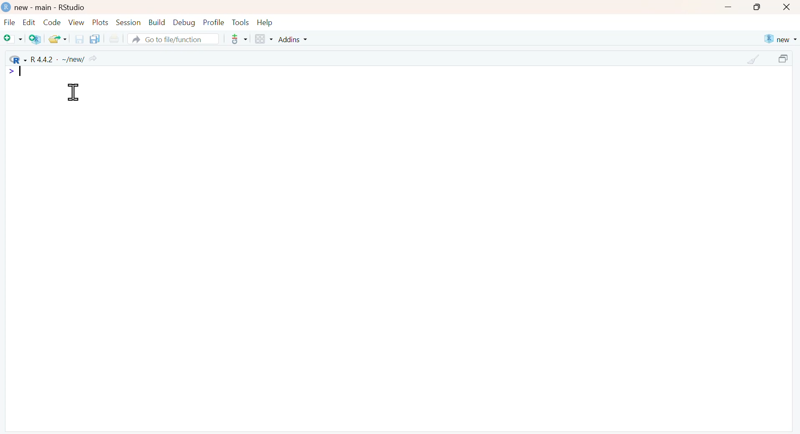  Describe the element at coordinates (57, 38) in the screenshot. I see `open an existing file` at that location.